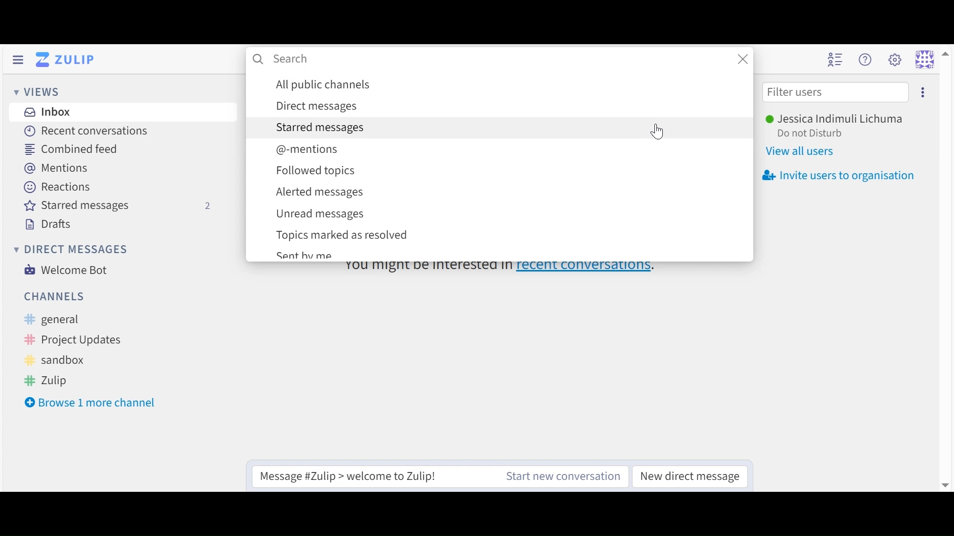  What do you see at coordinates (940, 481) in the screenshot?
I see `Down` at bounding box center [940, 481].